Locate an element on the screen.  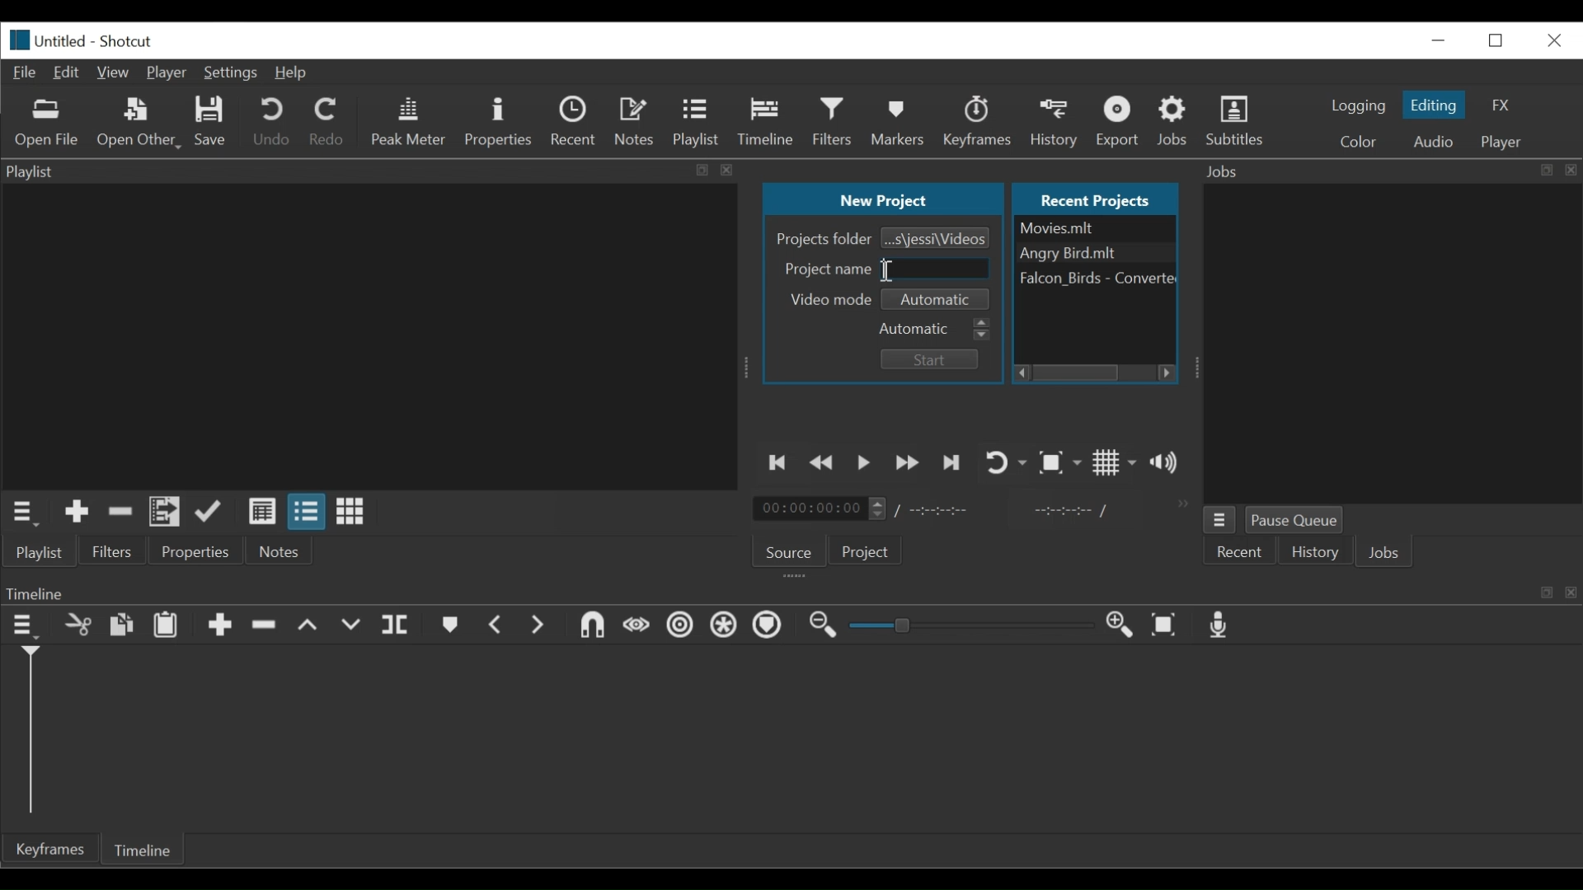
Toggle player looping is located at coordinates (1007, 462).